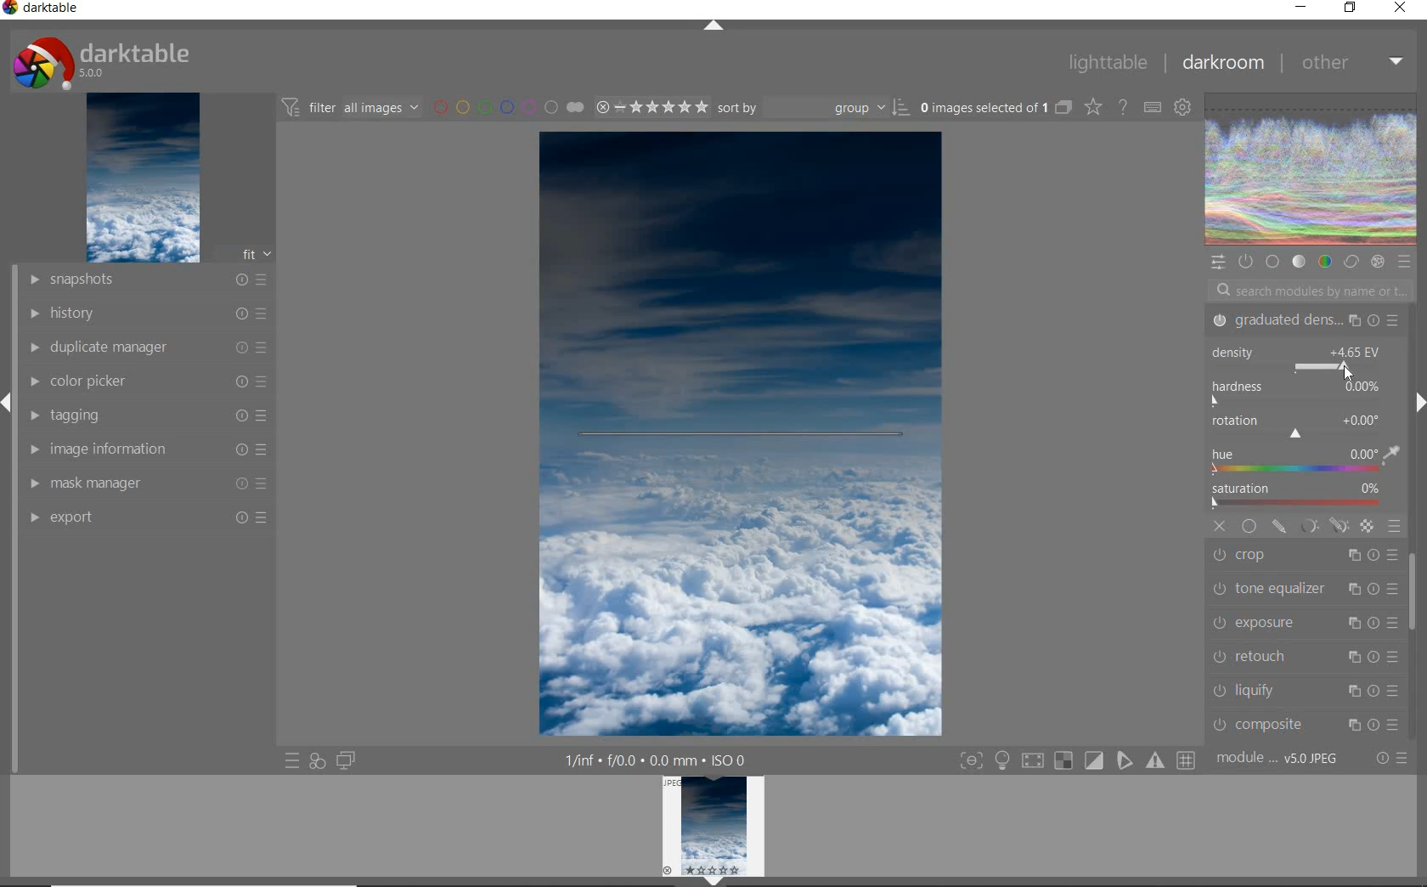 This screenshot has height=887, width=1427. Describe the element at coordinates (1303, 497) in the screenshot. I see `SATURATION` at that location.